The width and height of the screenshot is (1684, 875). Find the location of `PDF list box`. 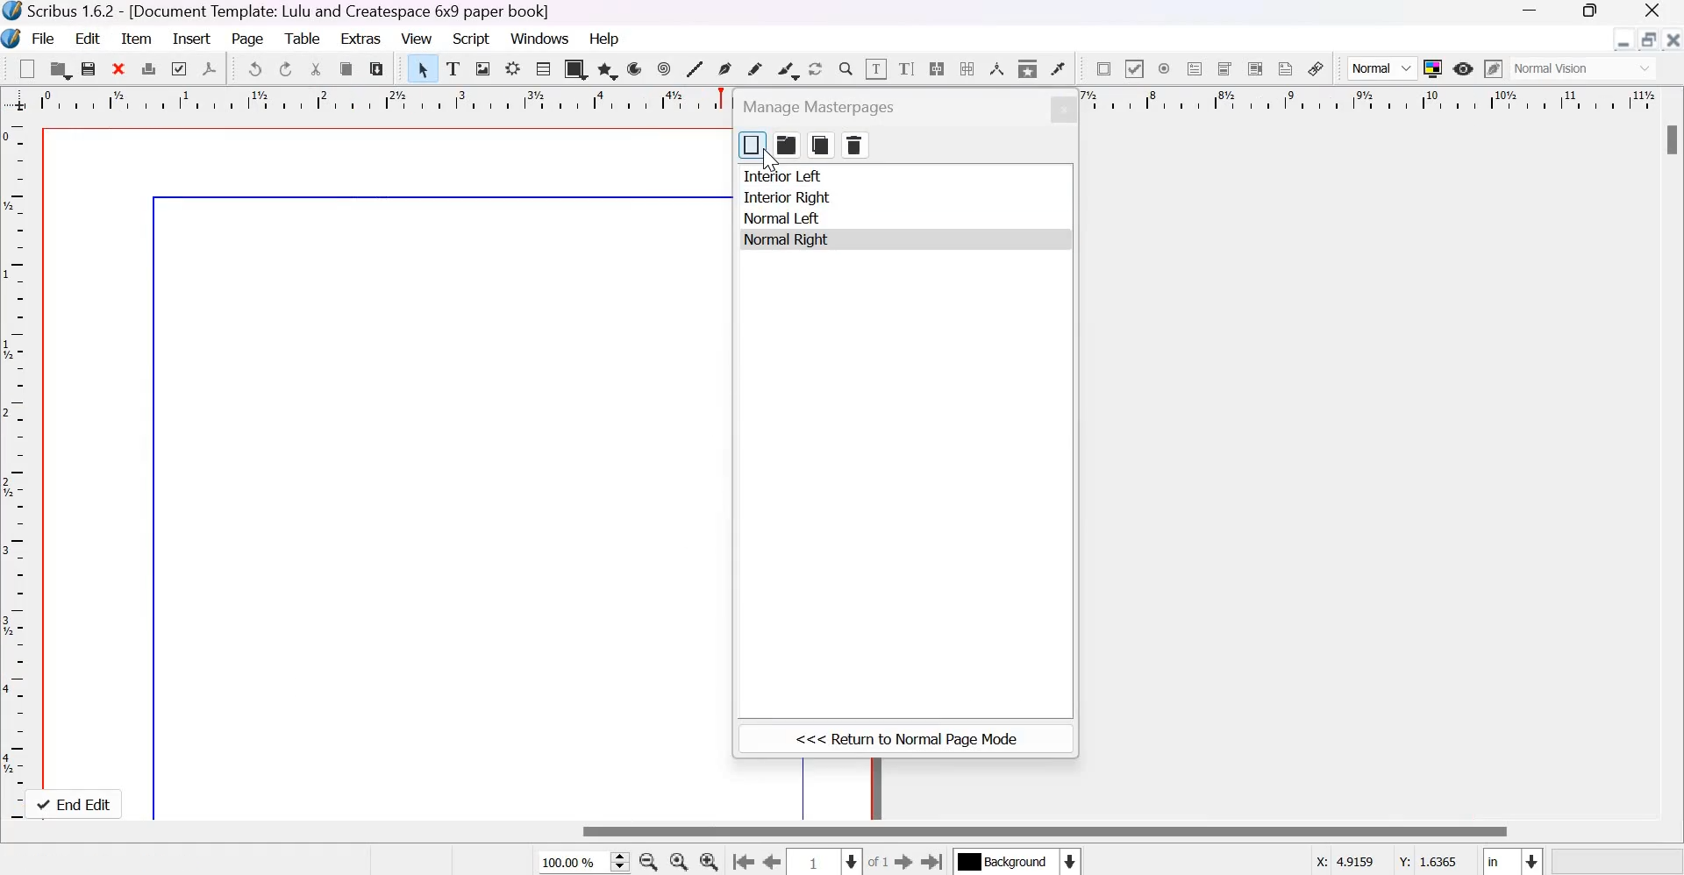

PDF list box is located at coordinates (1256, 68).